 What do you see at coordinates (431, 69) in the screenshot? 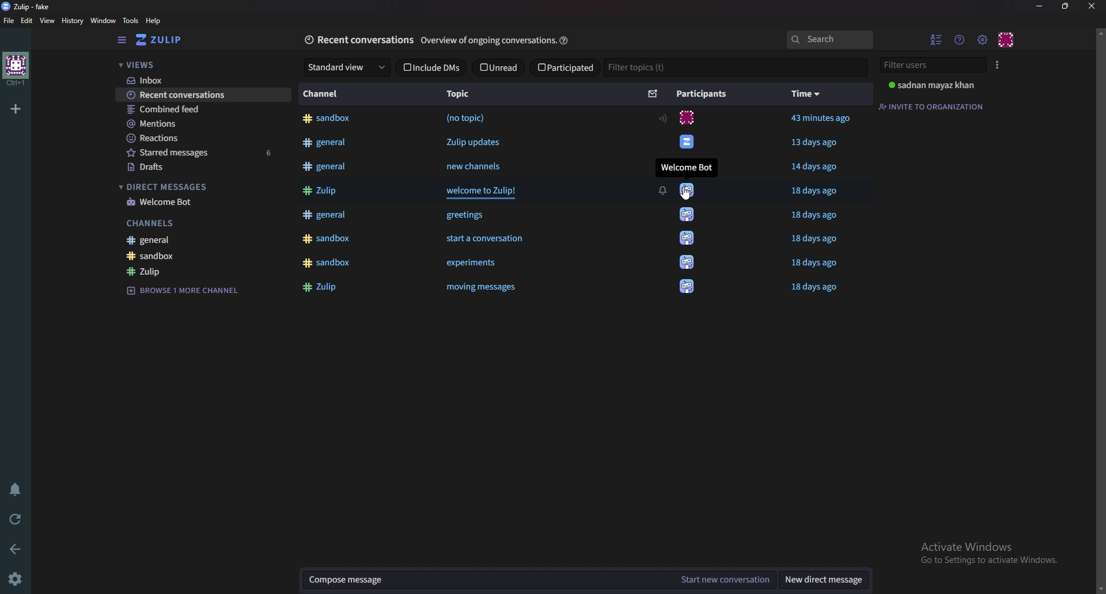
I see `Include D M` at bounding box center [431, 69].